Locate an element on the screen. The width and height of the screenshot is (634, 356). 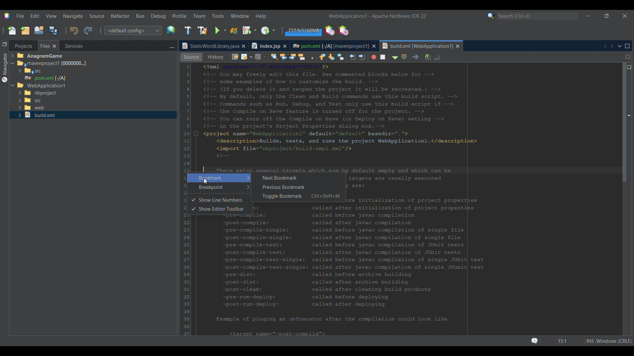
Start macro recording is located at coordinates (433, 57).